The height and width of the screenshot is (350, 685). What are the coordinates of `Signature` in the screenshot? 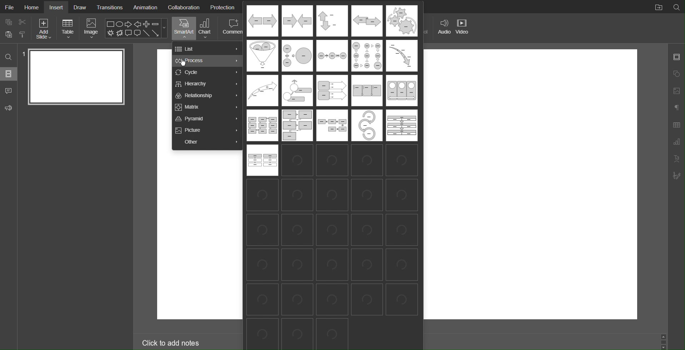 It's located at (676, 175).